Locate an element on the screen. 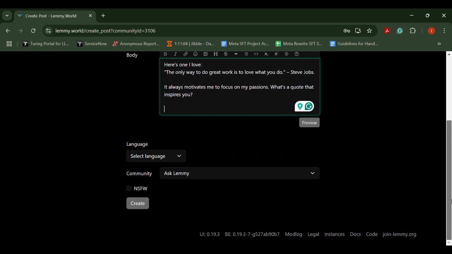  emoji is located at coordinates (196, 54).